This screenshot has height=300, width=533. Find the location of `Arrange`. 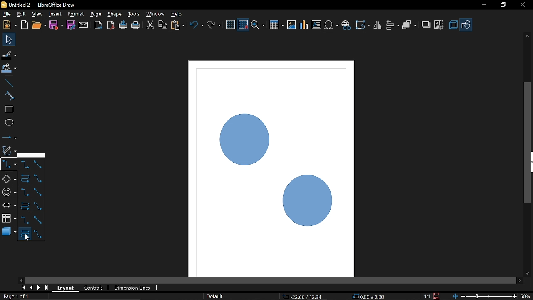

Arrange is located at coordinates (410, 25).